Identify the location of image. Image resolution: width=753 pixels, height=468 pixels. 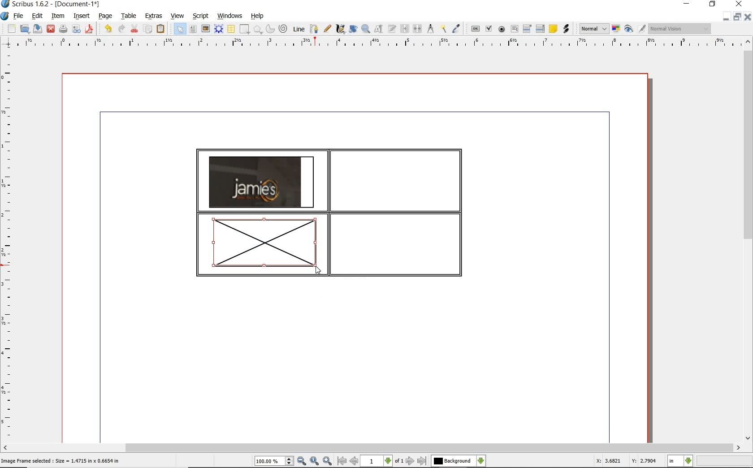
(206, 29).